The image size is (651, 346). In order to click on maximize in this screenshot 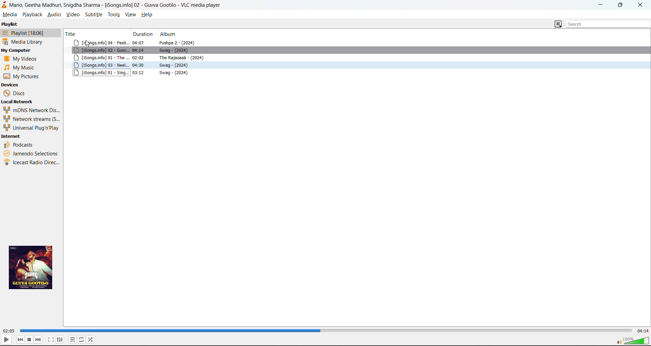, I will do `click(622, 6)`.